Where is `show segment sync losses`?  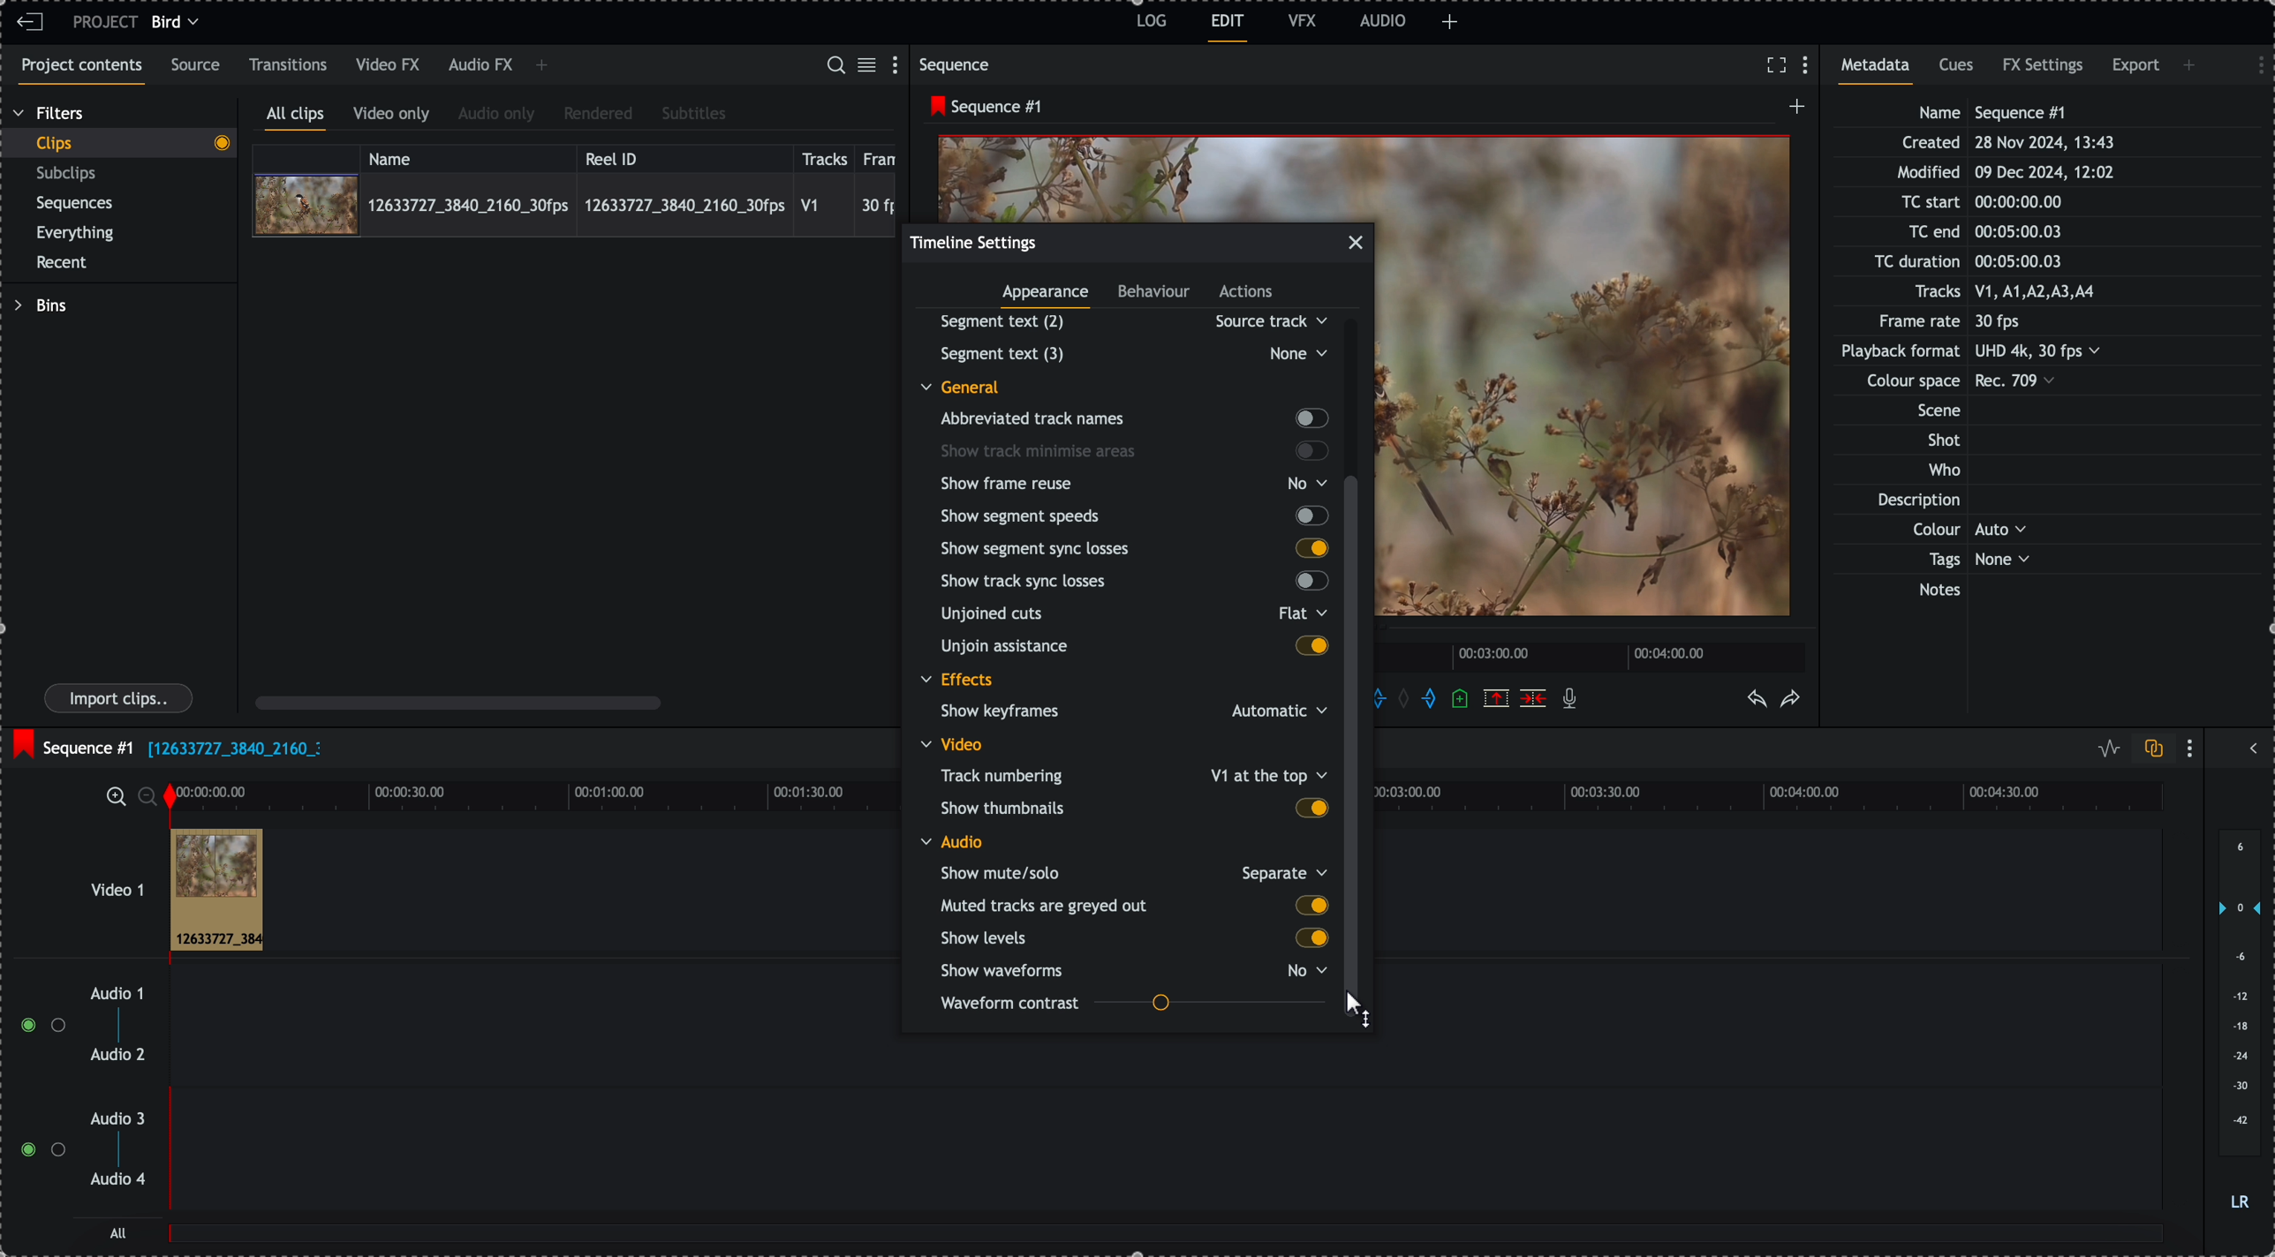
show segment sync losses is located at coordinates (1133, 547).